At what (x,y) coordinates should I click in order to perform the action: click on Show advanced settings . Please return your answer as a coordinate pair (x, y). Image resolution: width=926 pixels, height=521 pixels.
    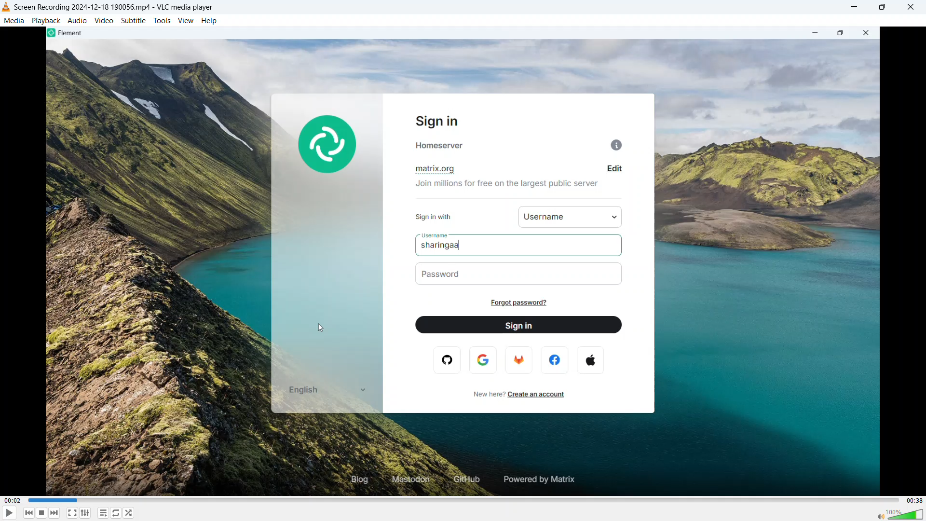
    Looking at the image, I should click on (85, 513).